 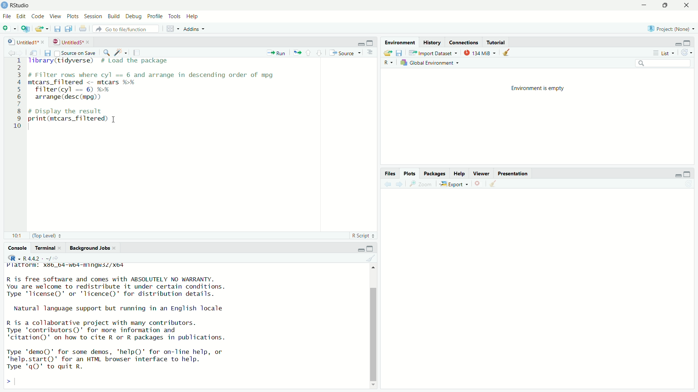 What do you see at coordinates (92, 16) in the screenshot?
I see `Session` at bounding box center [92, 16].